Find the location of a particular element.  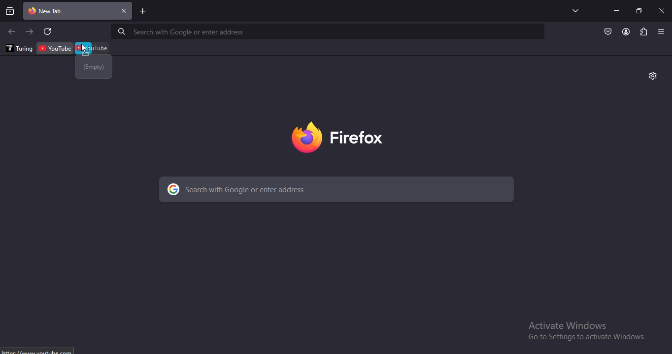

click to go to next page is located at coordinates (30, 31).